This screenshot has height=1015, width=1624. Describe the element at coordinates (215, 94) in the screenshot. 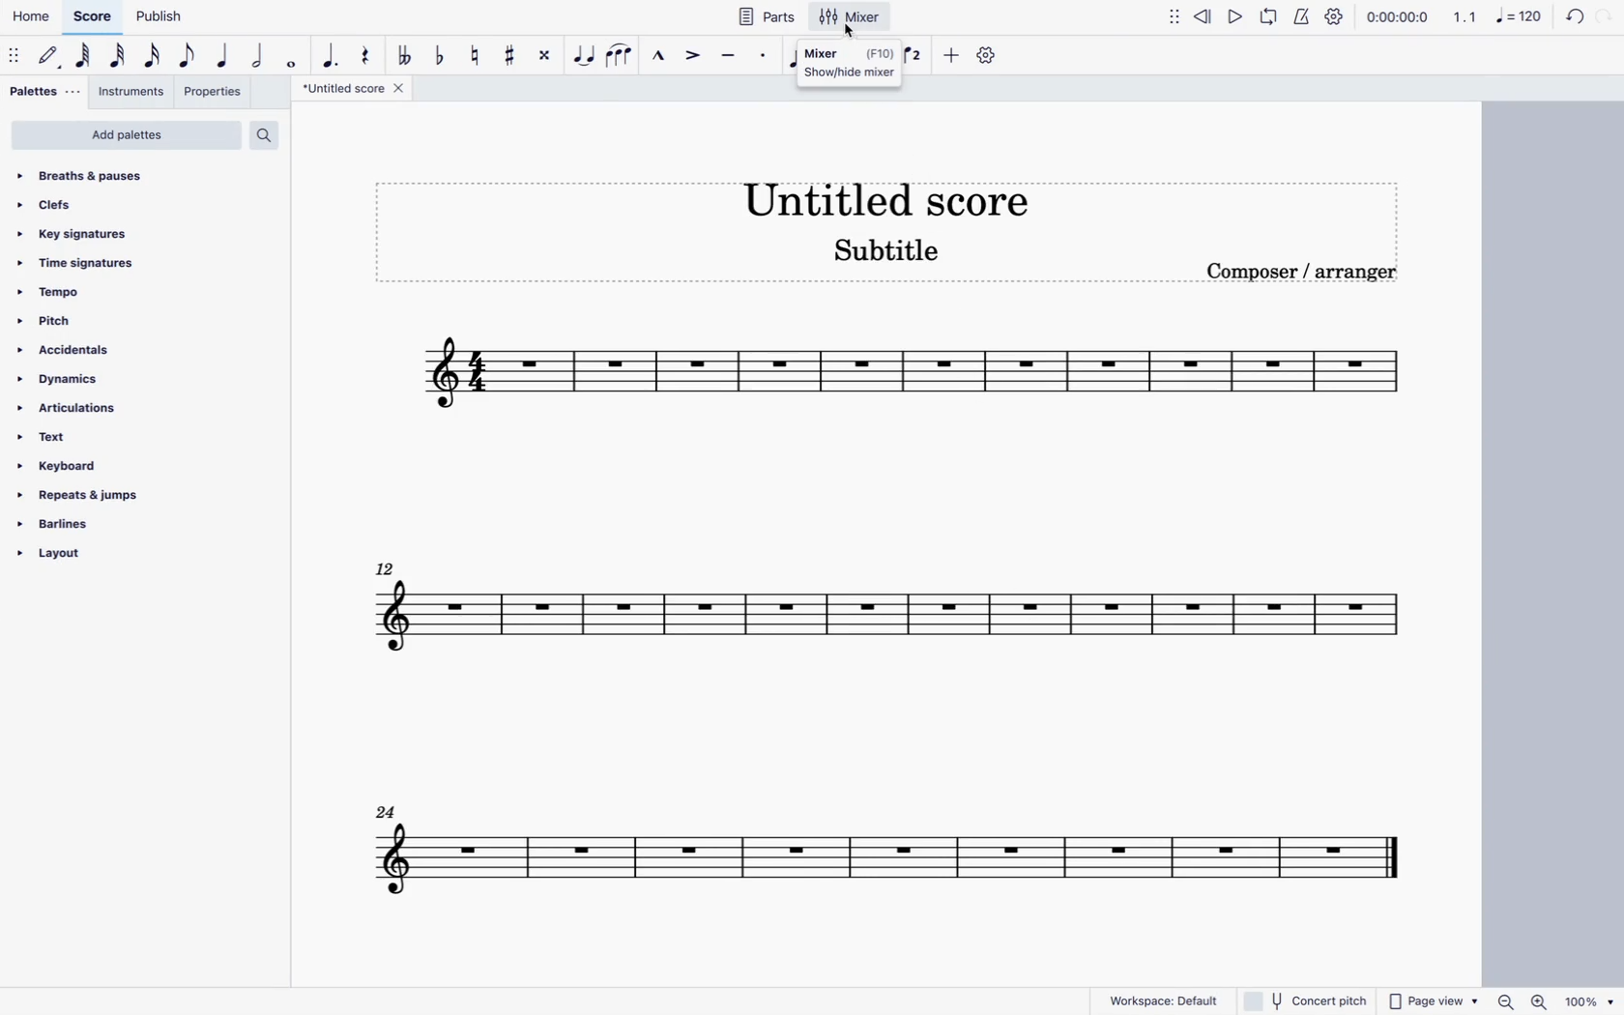

I see `properties` at that location.